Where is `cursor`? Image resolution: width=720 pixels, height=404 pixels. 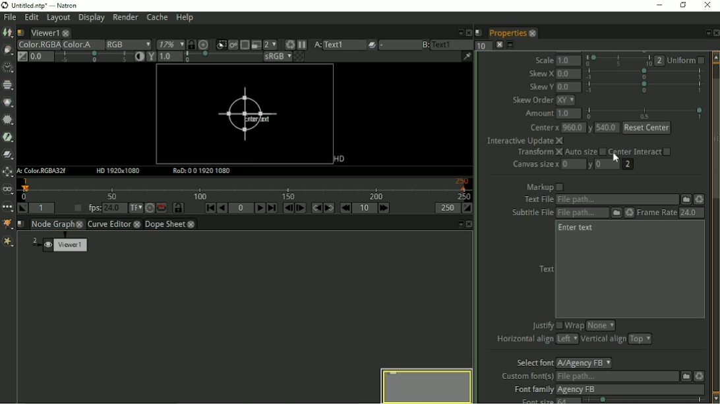
cursor is located at coordinates (616, 158).